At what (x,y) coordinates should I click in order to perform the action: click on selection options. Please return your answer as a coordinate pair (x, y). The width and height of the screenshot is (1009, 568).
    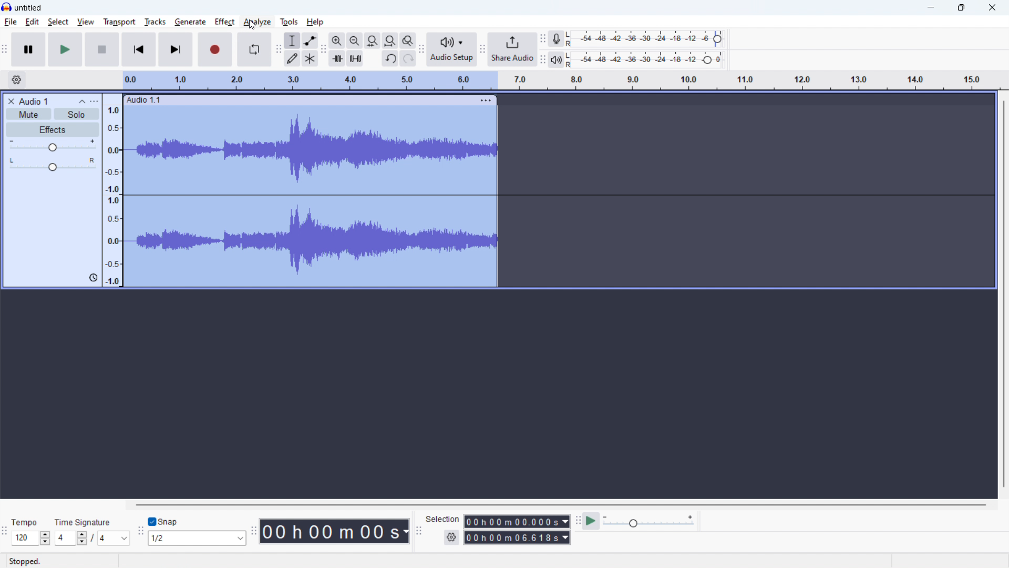
    Looking at the image, I should click on (452, 537).